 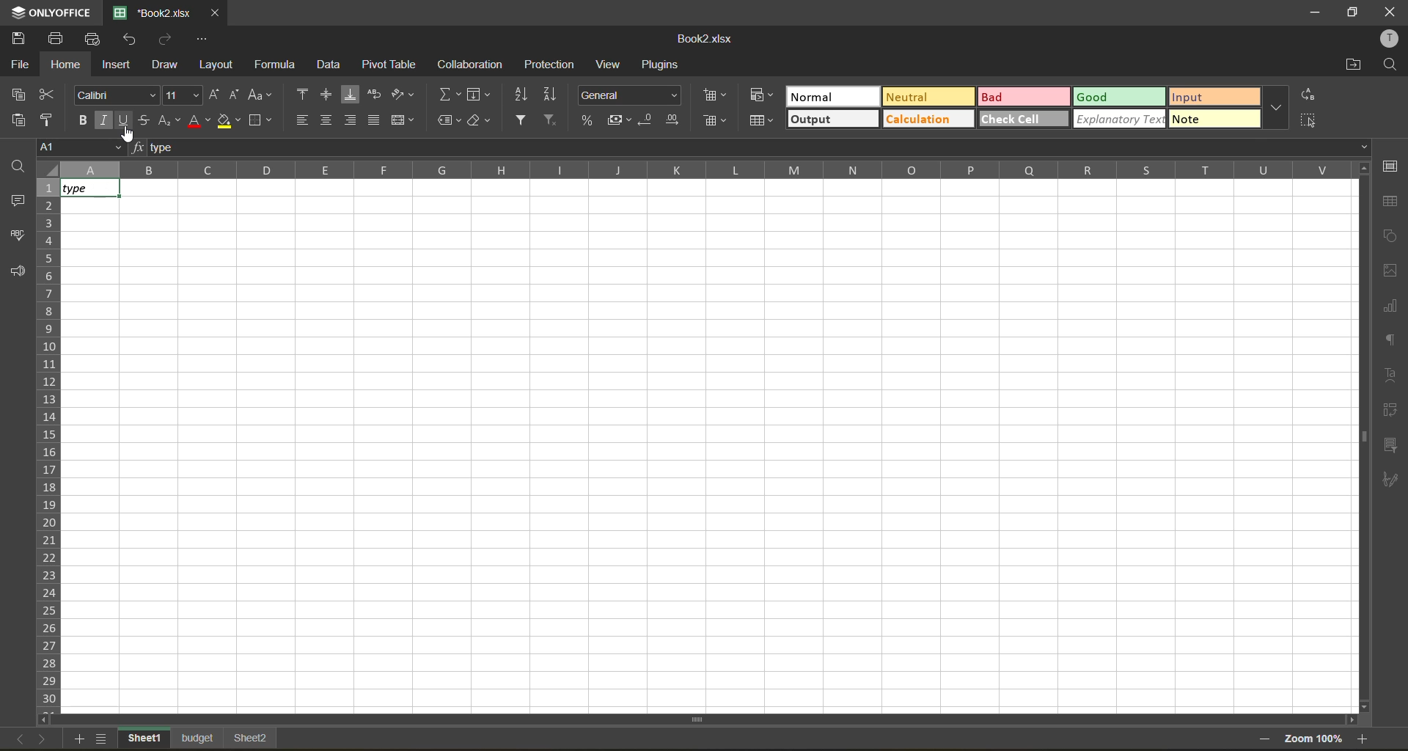 What do you see at coordinates (180, 95) in the screenshot?
I see `font size` at bounding box center [180, 95].